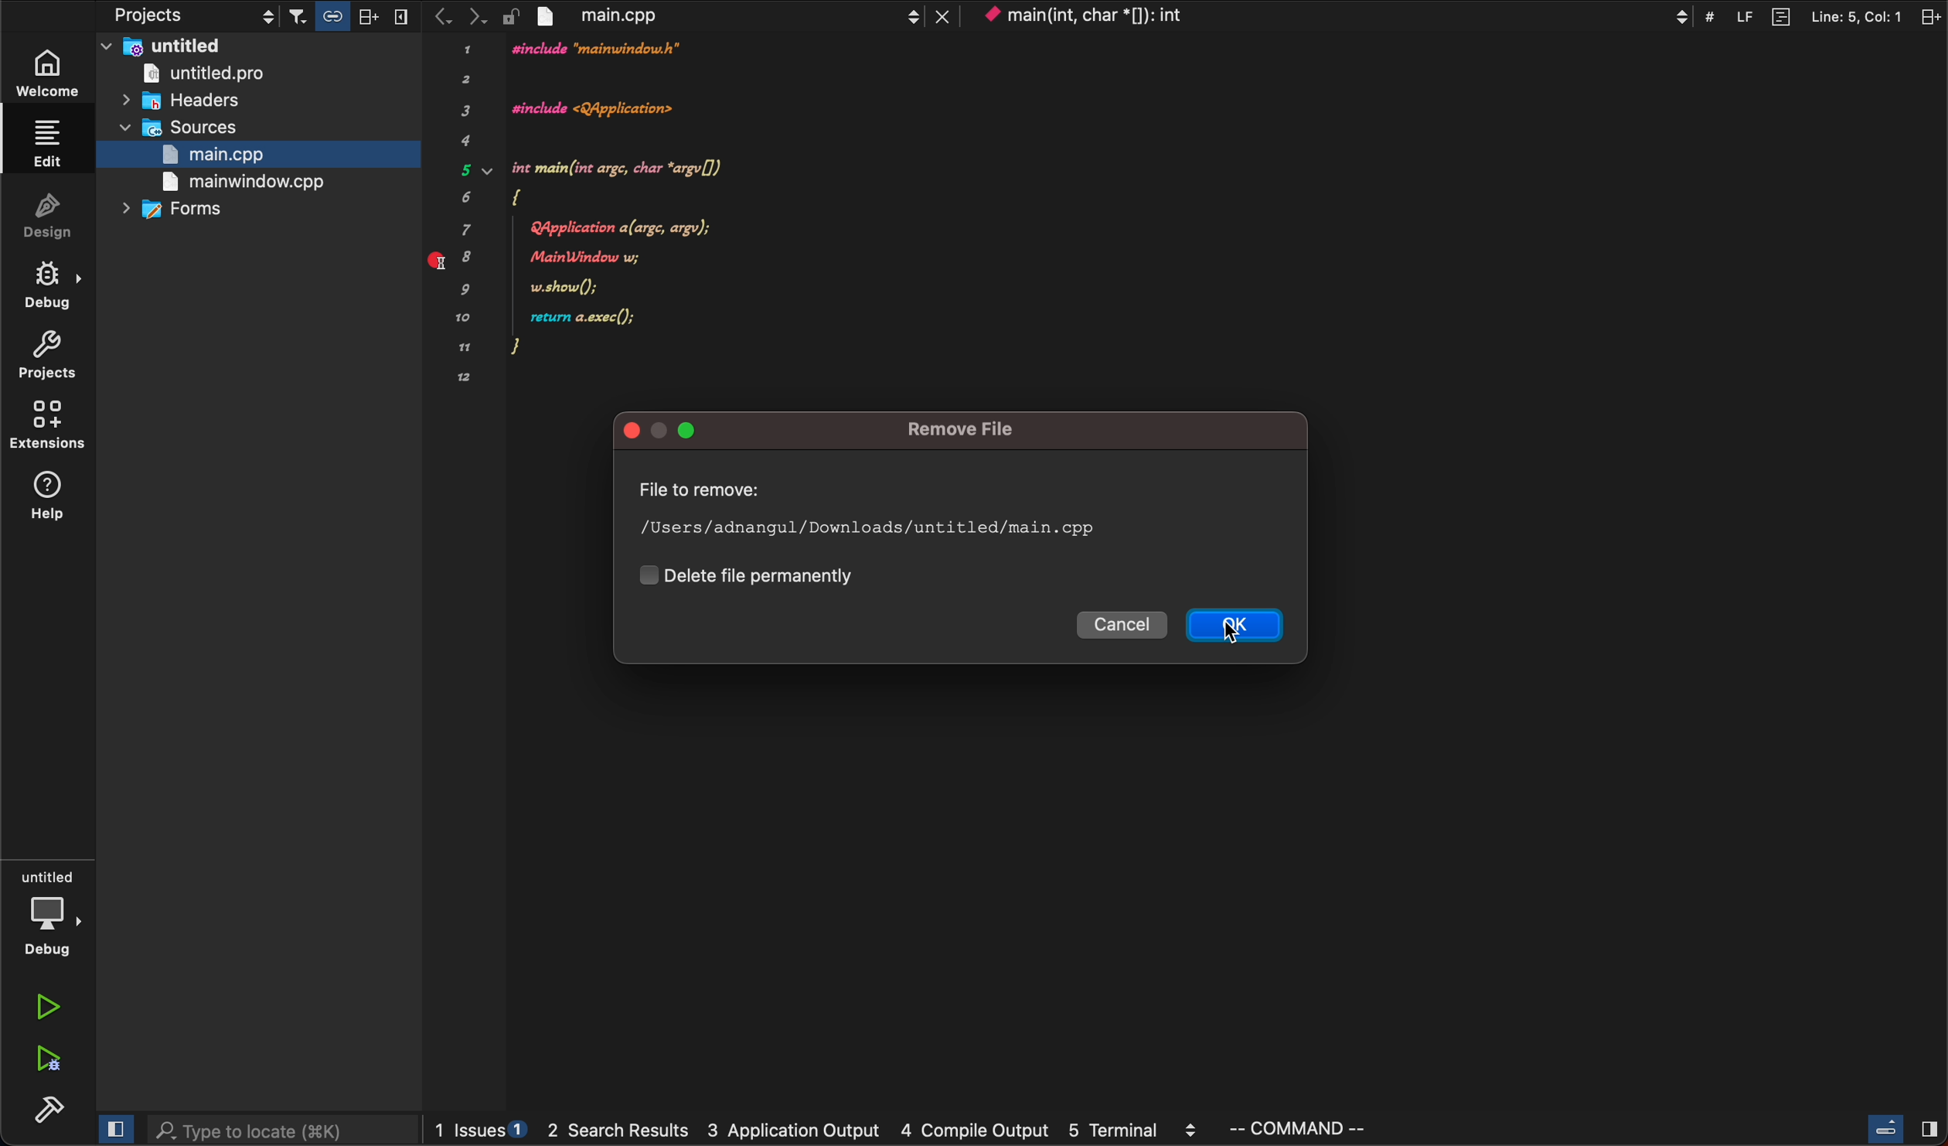 The height and width of the screenshot is (1146, 1948). Describe the element at coordinates (52, 355) in the screenshot. I see `projects` at that location.